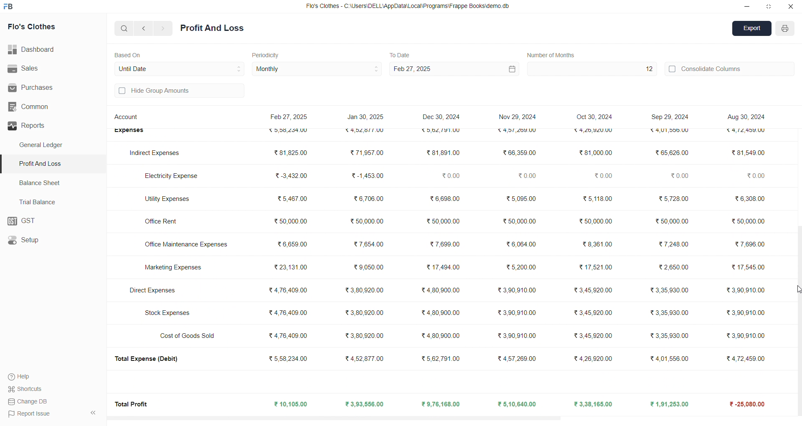 The height and width of the screenshot is (426, 802). I want to click on Report Issue, so click(30, 413).